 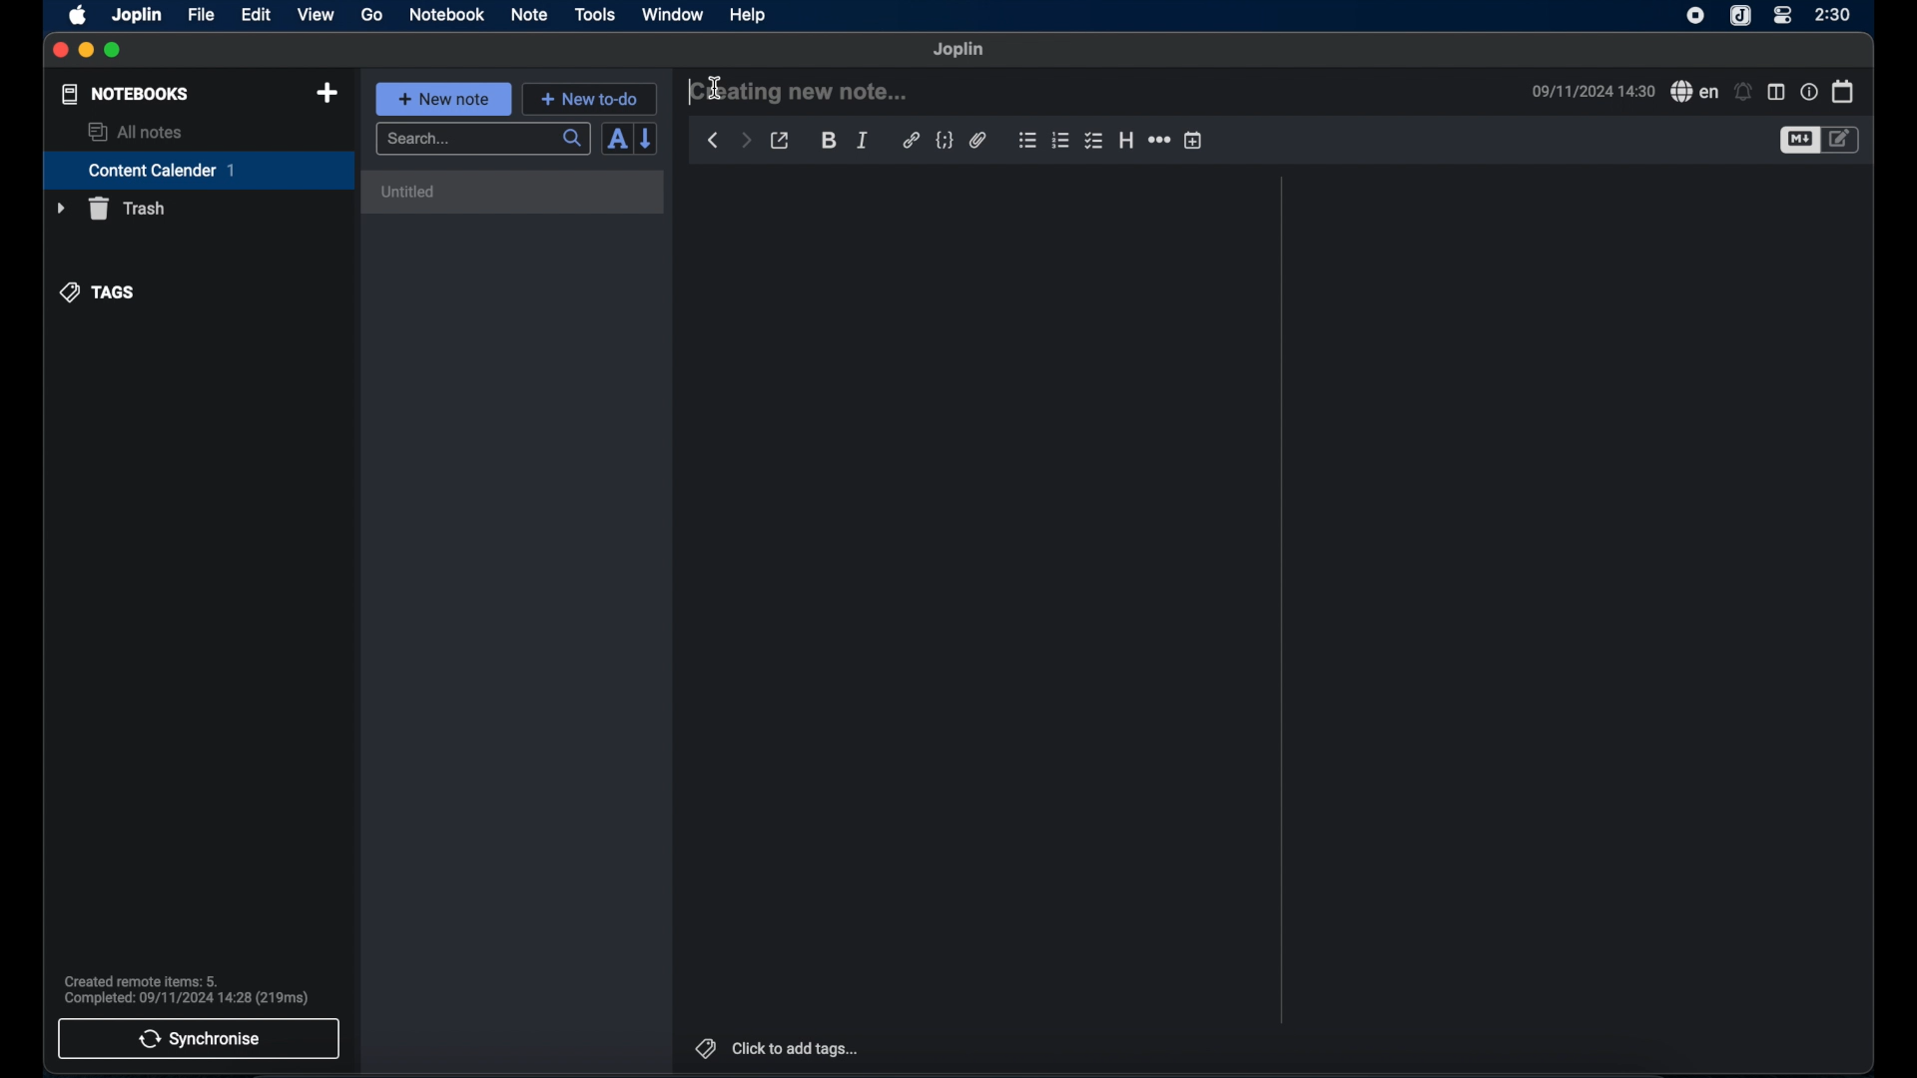 I want to click on control center, so click(x=1782, y=16).